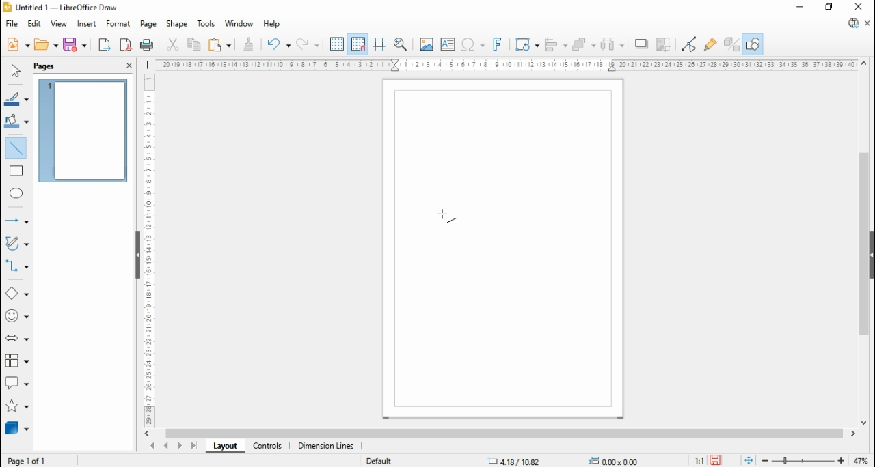 This screenshot has height=467, width=875. I want to click on line color, so click(16, 99).